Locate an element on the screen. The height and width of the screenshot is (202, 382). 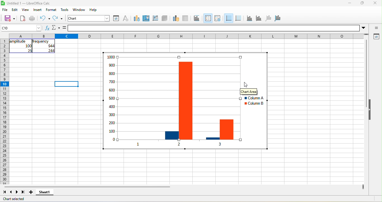
z axis is located at coordinates (268, 18).